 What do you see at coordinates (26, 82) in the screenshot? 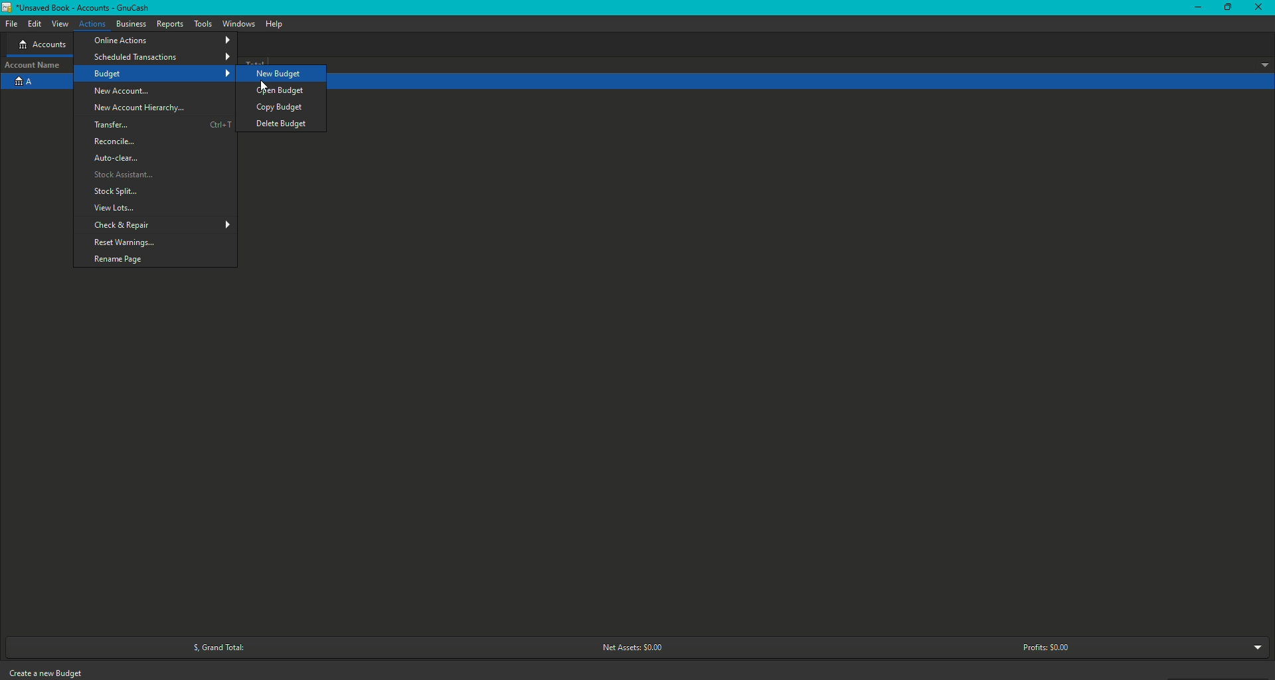
I see `Account A` at bounding box center [26, 82].